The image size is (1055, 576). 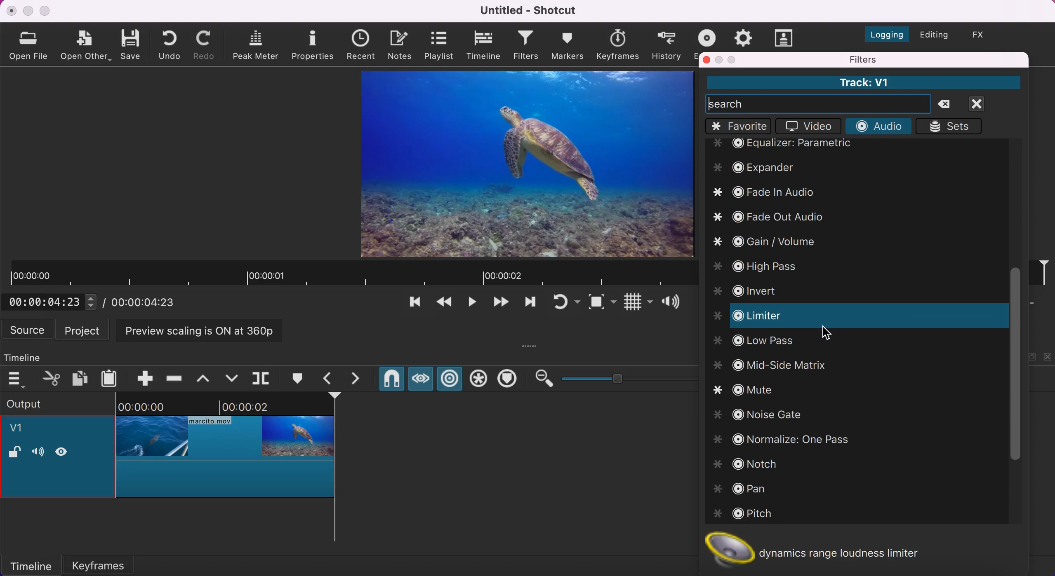 I want to click on noise gate, so click(x=770, y=414).